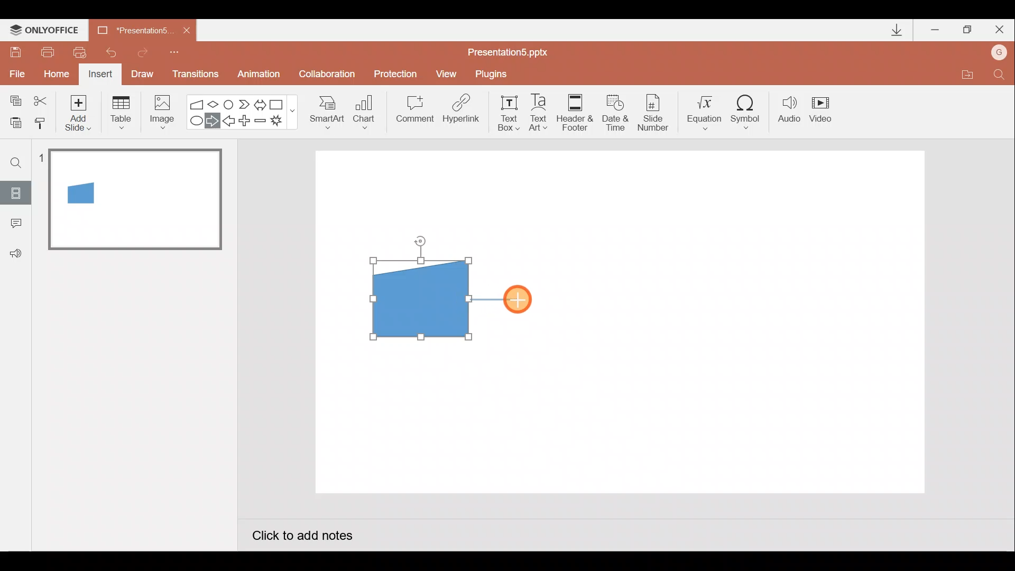 The height and width of the screenshot is (571, 1015). What do you see at coordinates (246, 122) in the screenshot?
I see `Plus` at bounding box center [246, 122].